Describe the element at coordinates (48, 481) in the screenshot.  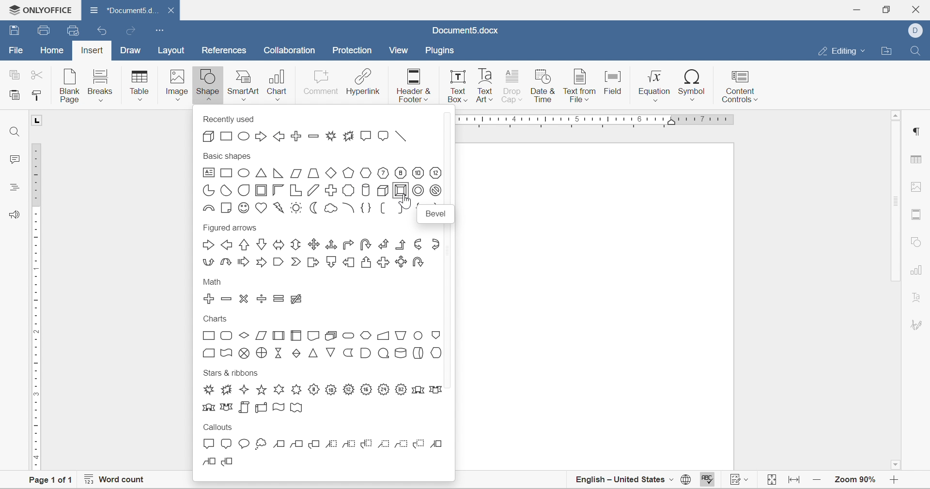
I see `page 1 of 1` at that location.